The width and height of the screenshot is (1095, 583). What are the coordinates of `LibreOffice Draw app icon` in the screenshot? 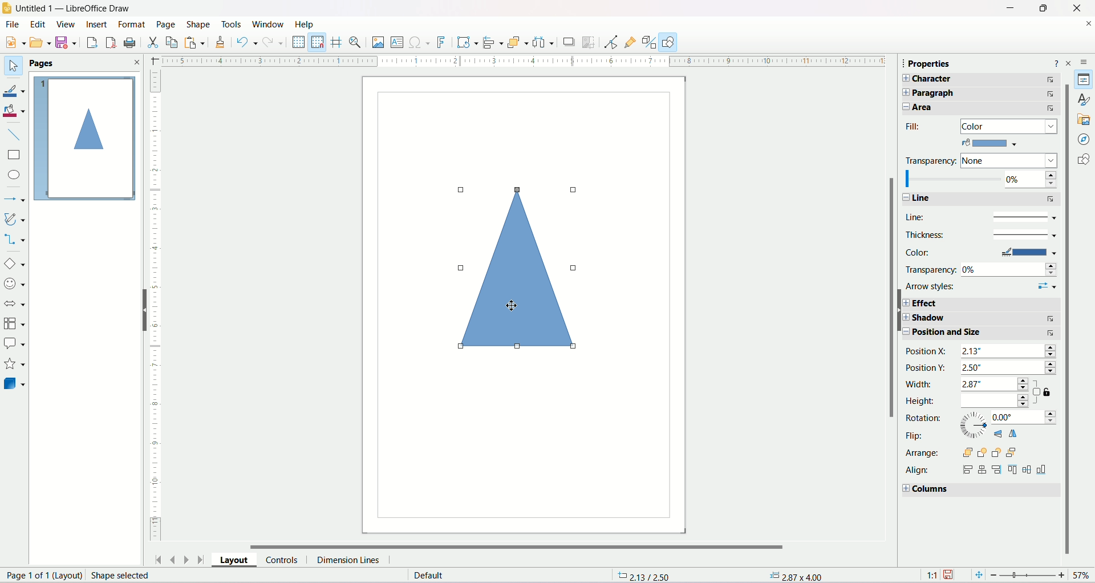 It's located at (7, 7).